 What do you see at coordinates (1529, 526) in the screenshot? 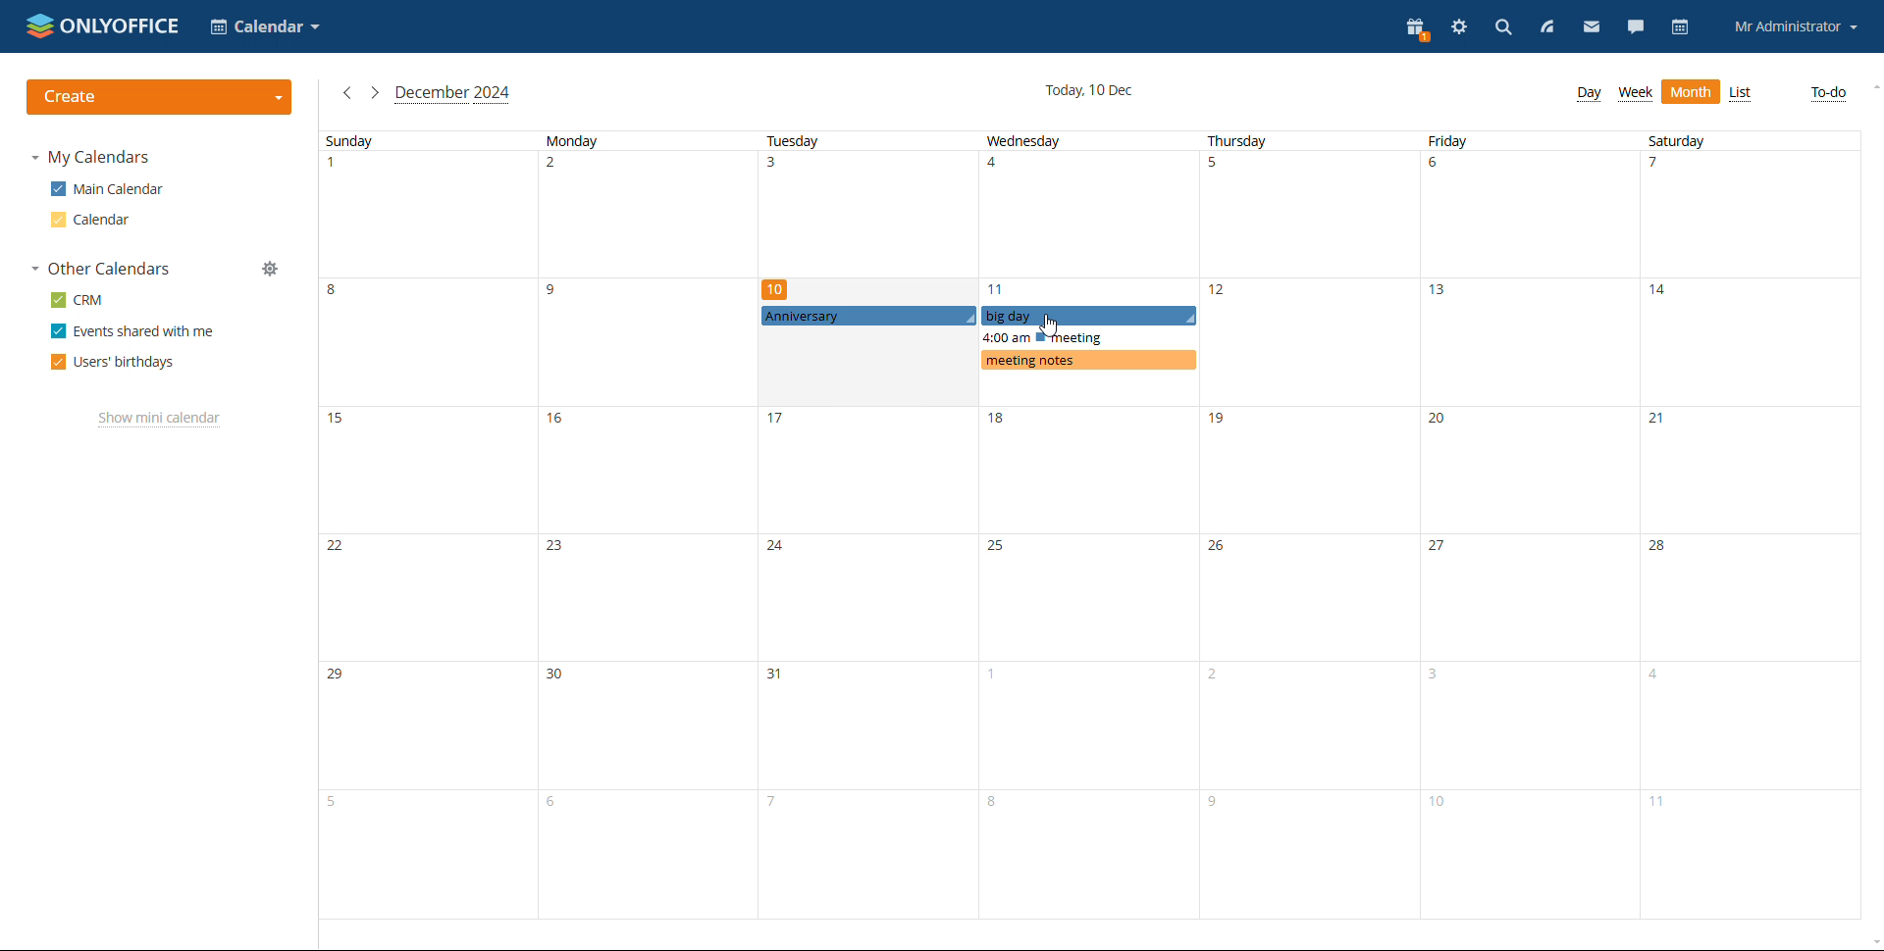
I see `friday` at bounding box center [1529, 526].